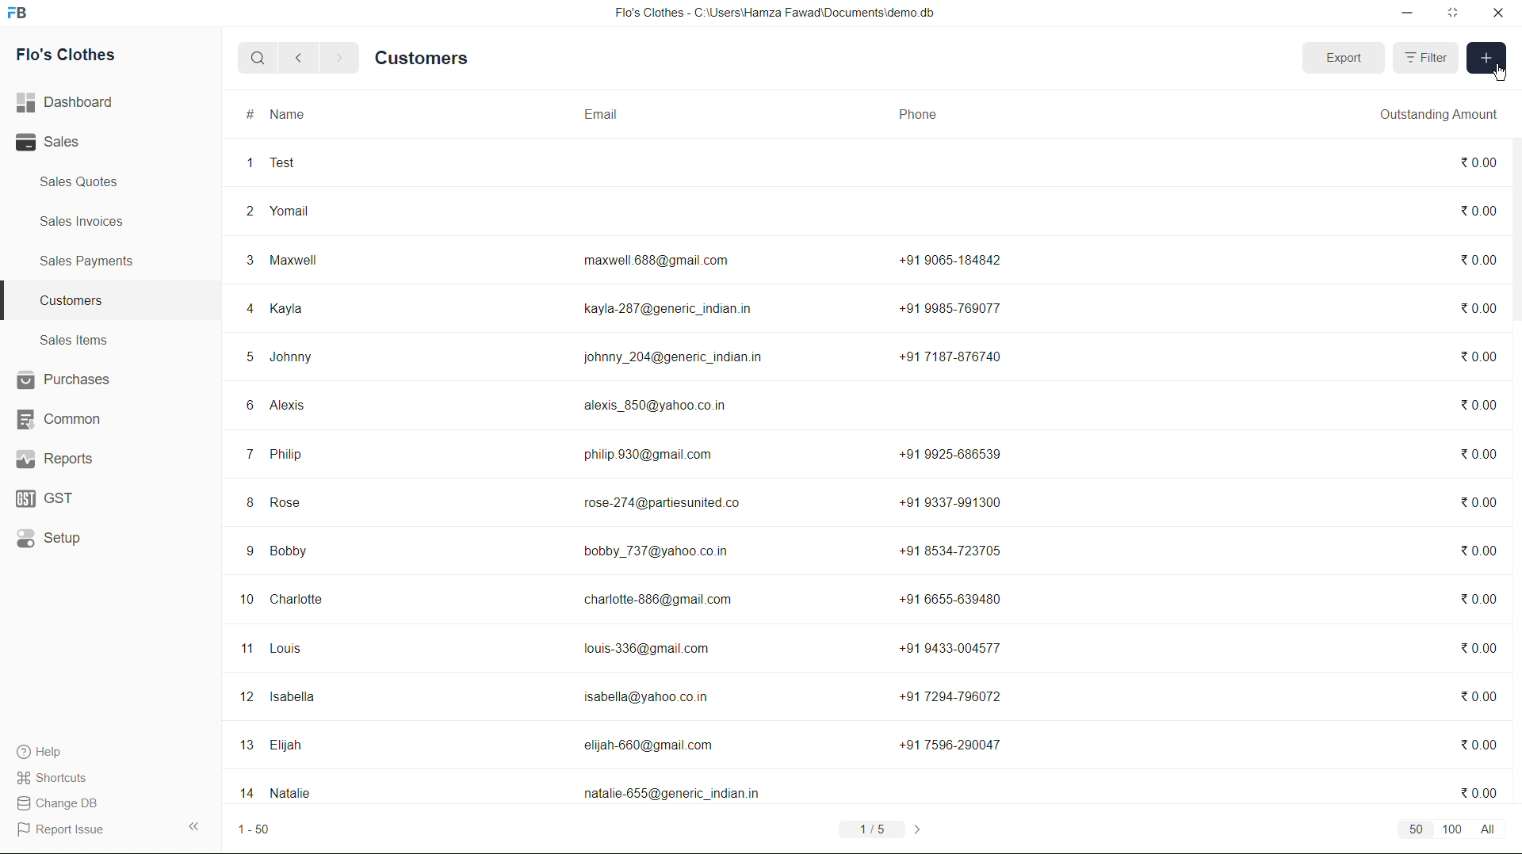 This screenshot has height=854, width=1522. What do you see at coordinates (1494, 13) in the screenshot?
I see `close` at bounding box center [1494, 13].